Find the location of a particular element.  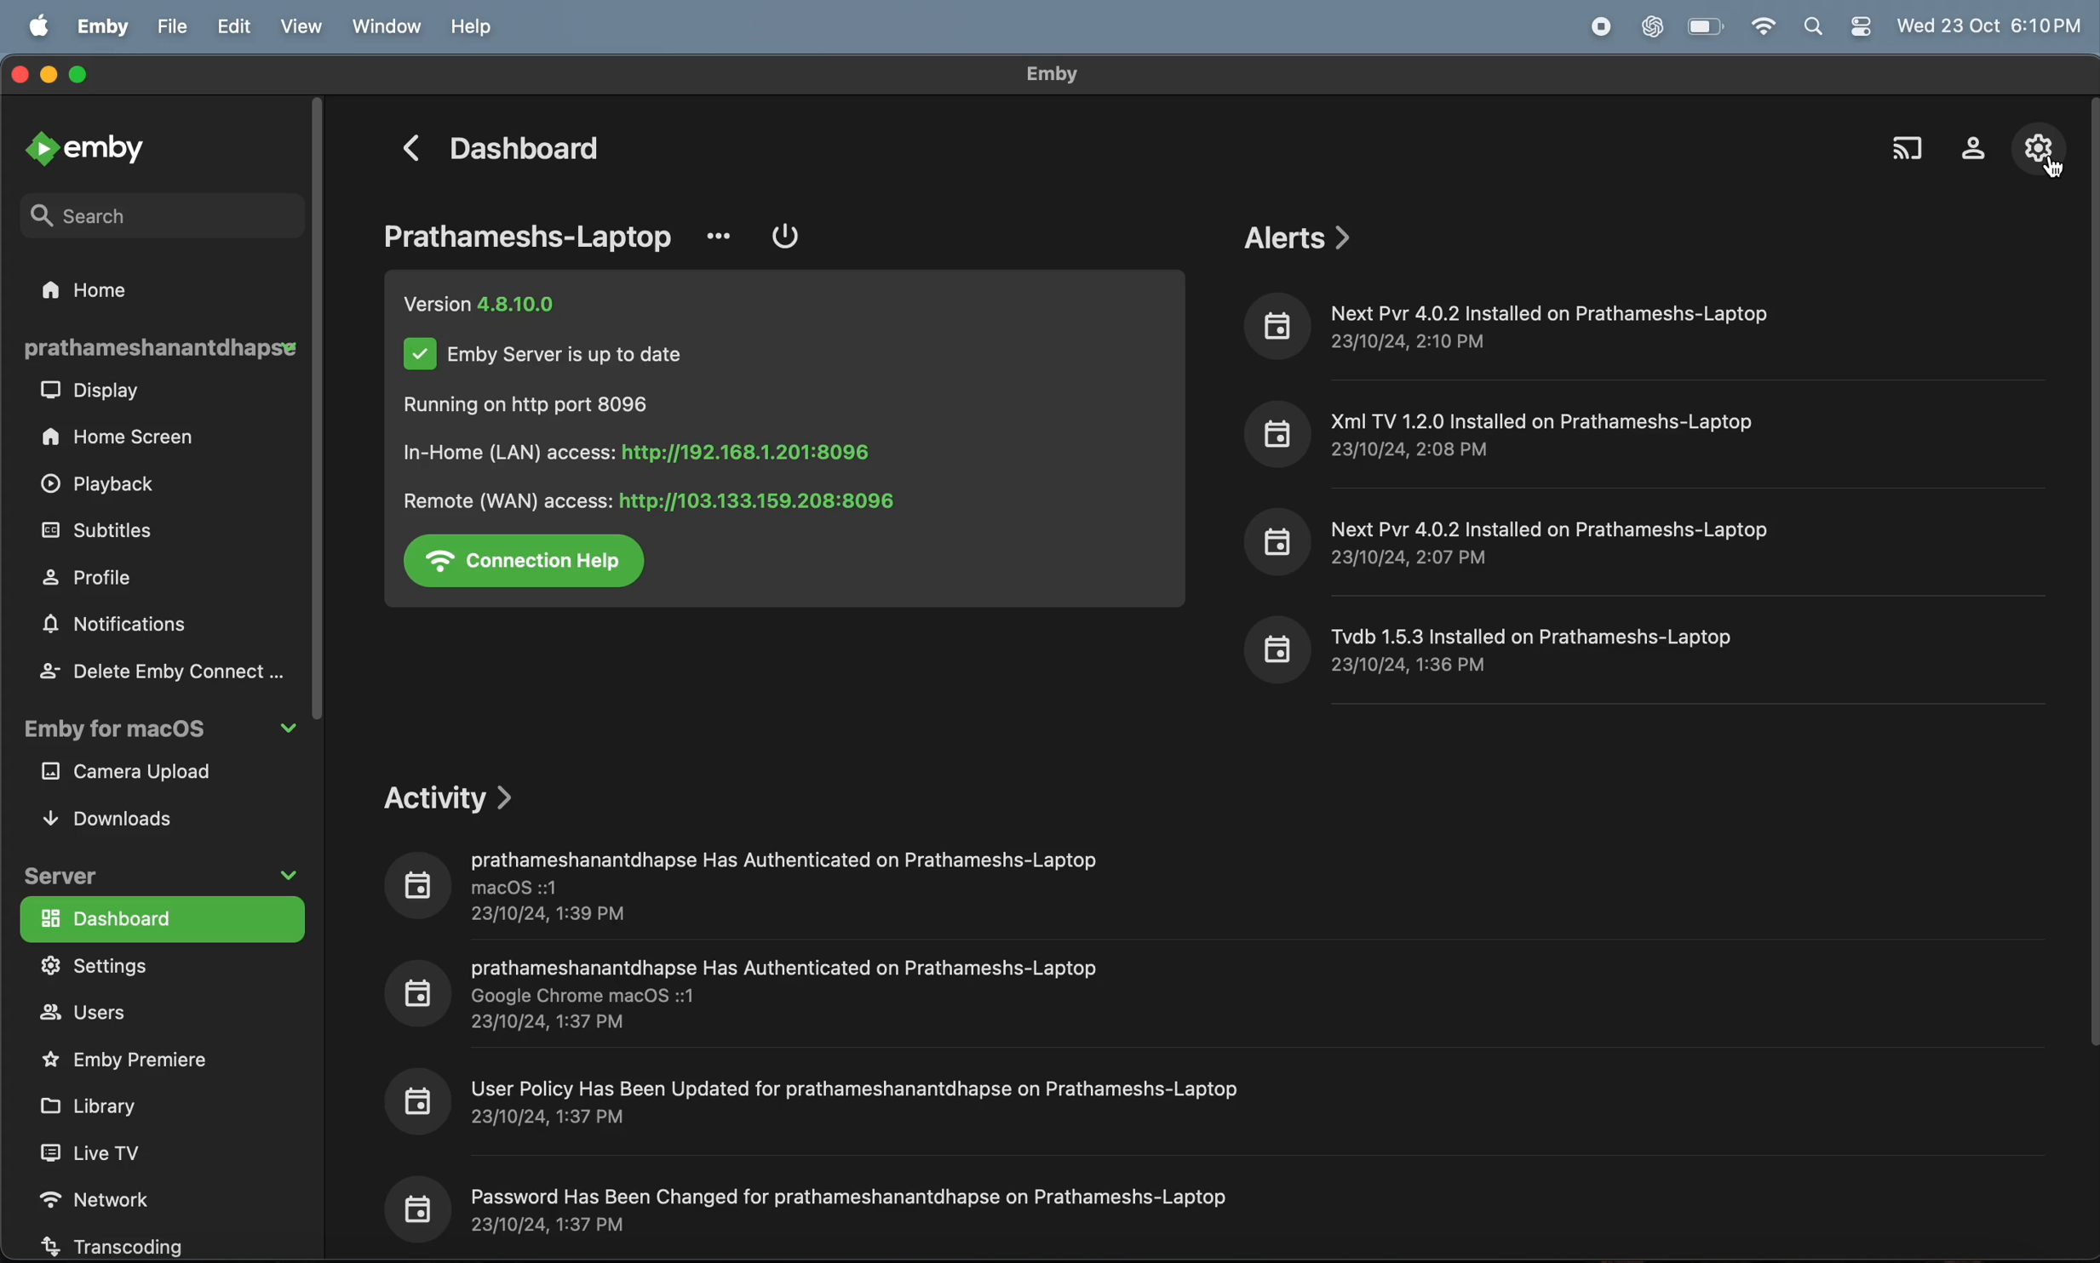

Remote (WAN) access: http://103.133.159.208:8096 is located at coordinates (641, 503).